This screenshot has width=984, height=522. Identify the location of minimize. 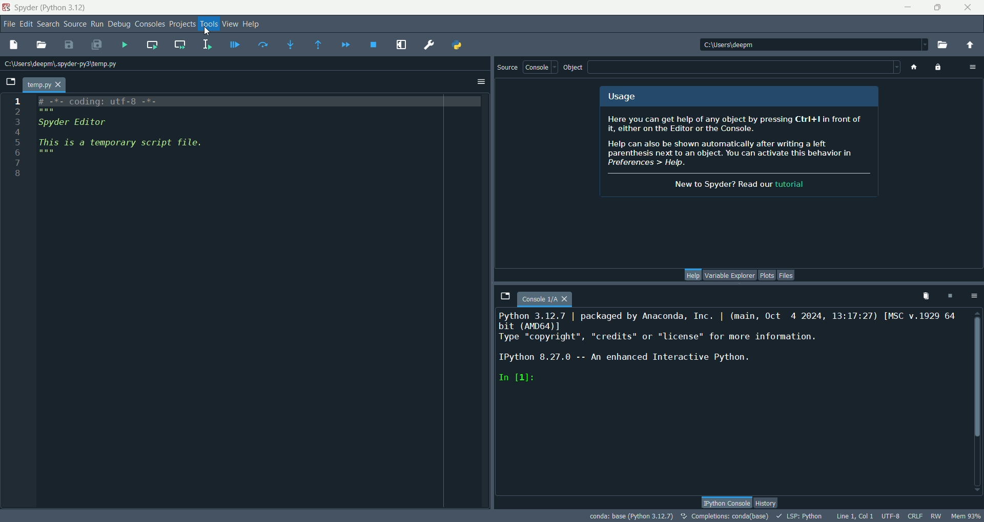
(907, 6).